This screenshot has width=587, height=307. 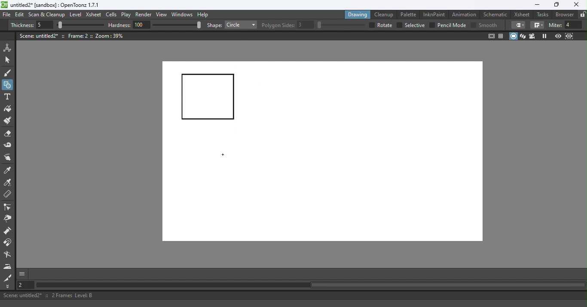 What do you see at coordinates (358, 14) in the screenshot?
I see `Drawing` at bounding box center [358, 14].